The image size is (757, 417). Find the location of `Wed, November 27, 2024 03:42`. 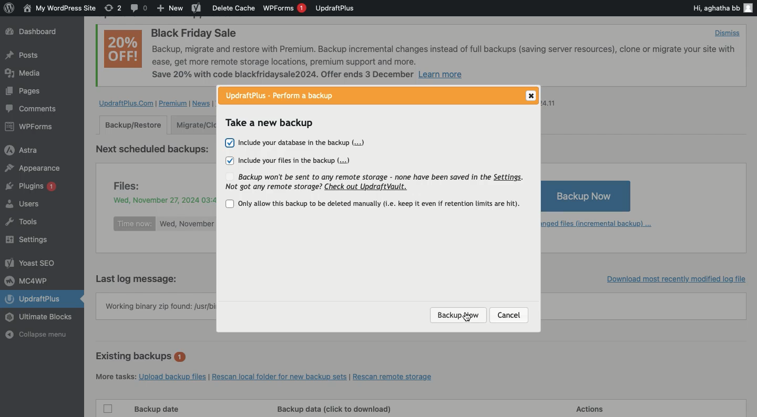

Wed, November 27, 2024 03:42 is located at coordinates (163, 199).